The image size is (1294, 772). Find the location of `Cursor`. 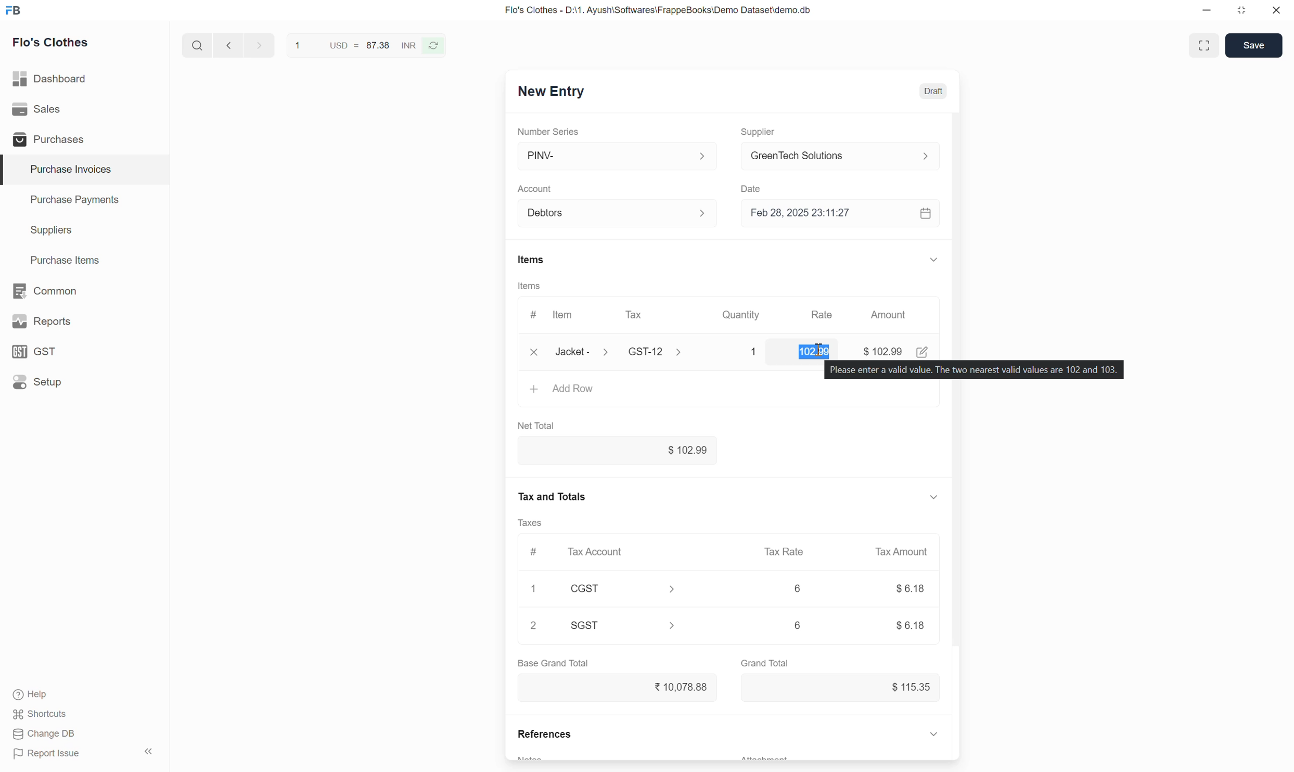

Cursor is located at coordinates (818, 349).